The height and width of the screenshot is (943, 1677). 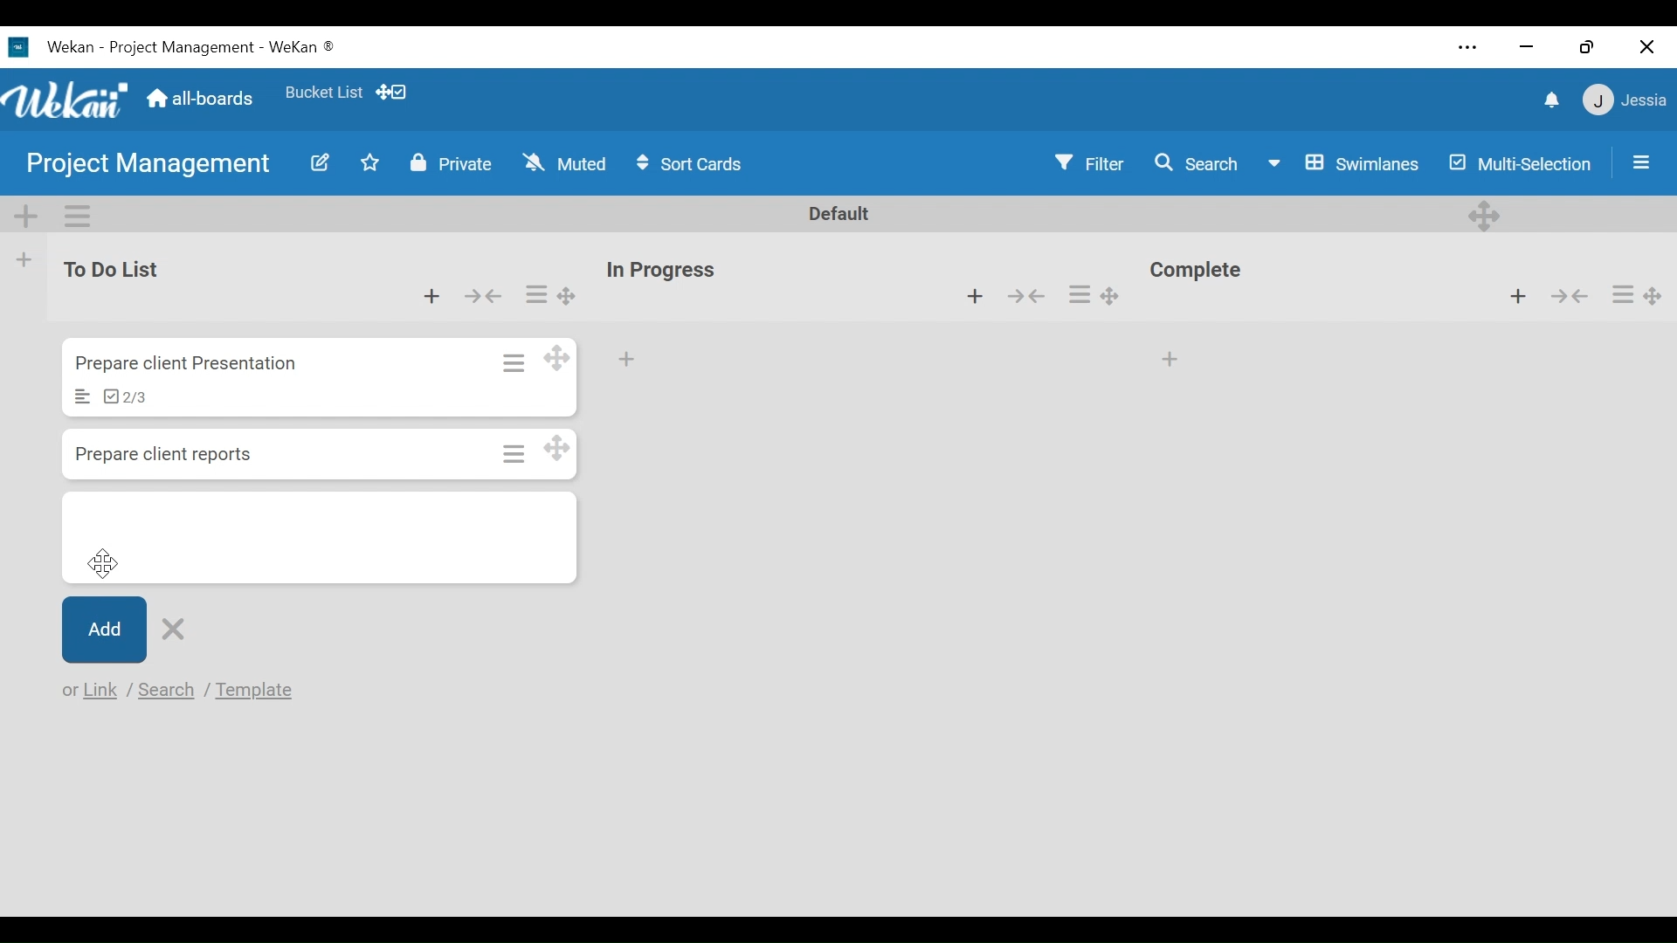 What do you see at coordinates (429, 293) in the screenshot?
I see `Add card to top of the list` at bounding box center [429, 293].